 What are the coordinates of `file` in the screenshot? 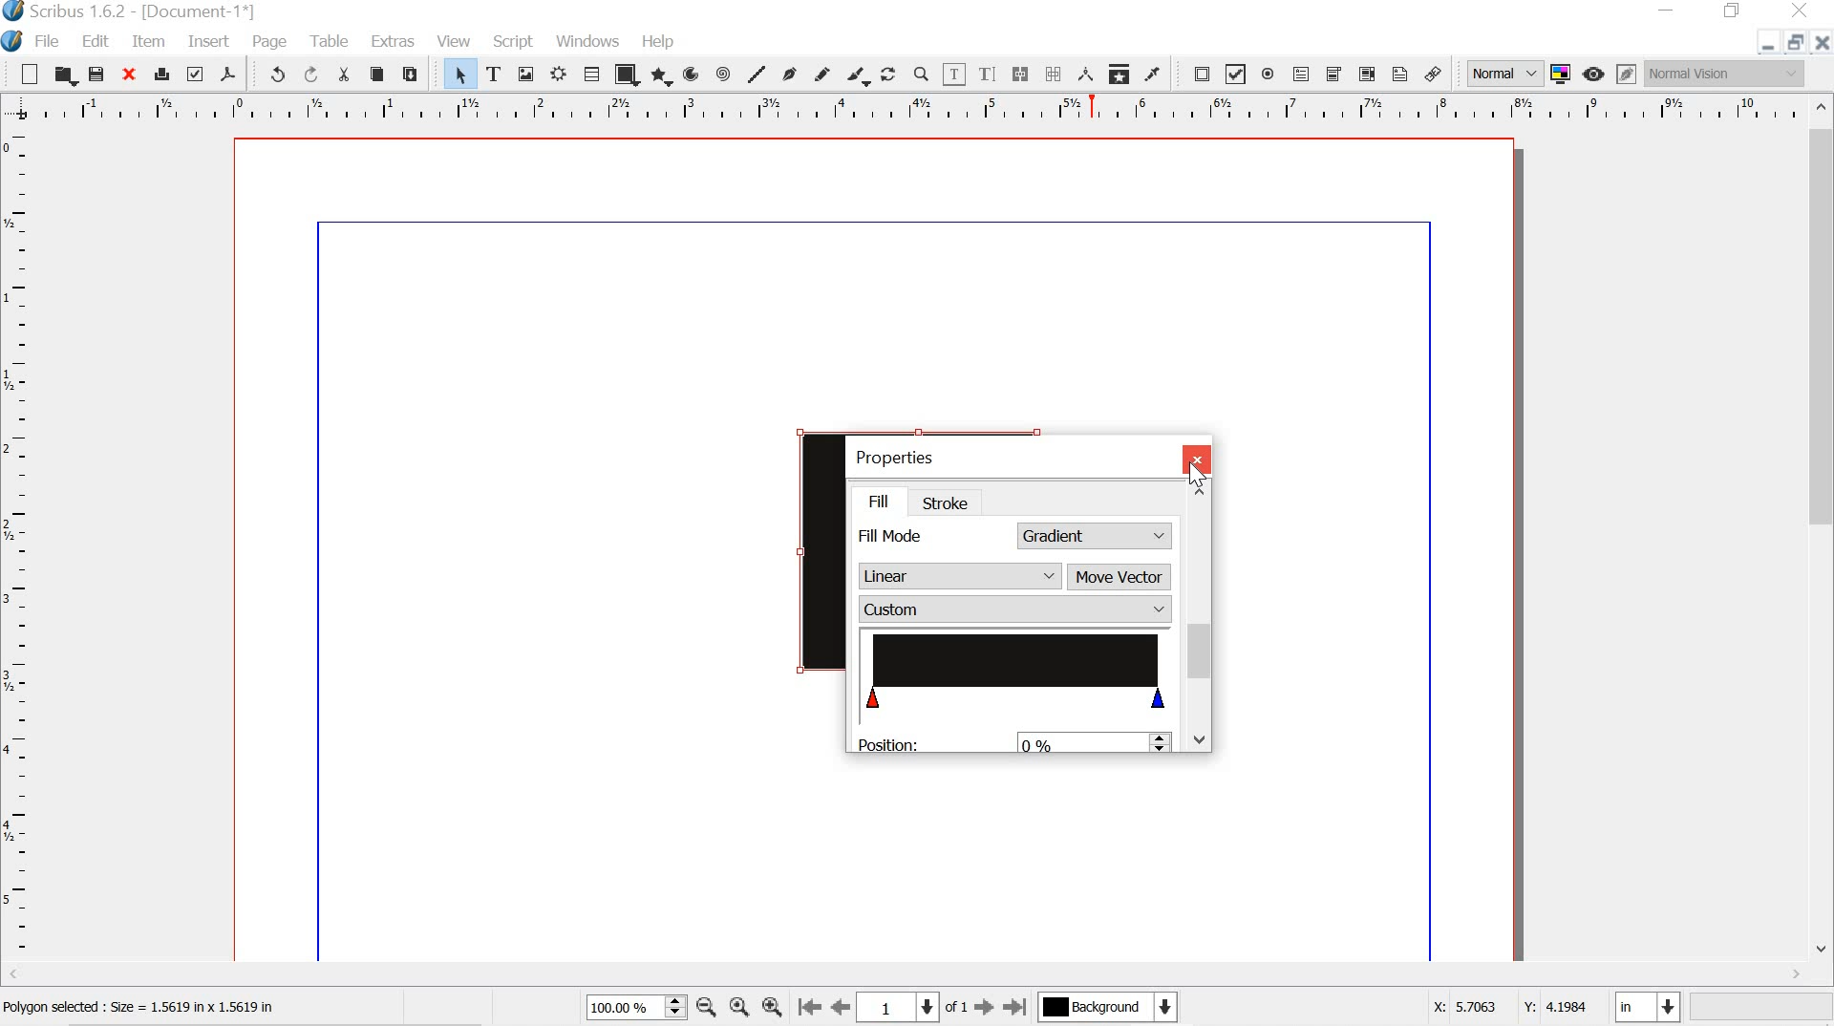 It's located at (51, 41).